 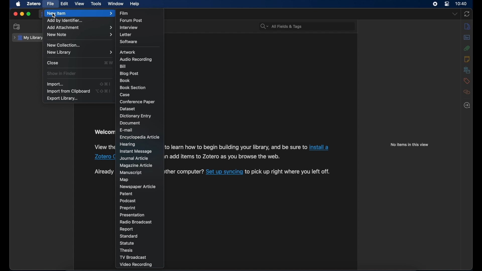 What do you see at coordinates (320, 147) in the screenshot?
I see `install a` at bounding box center [320, 147].